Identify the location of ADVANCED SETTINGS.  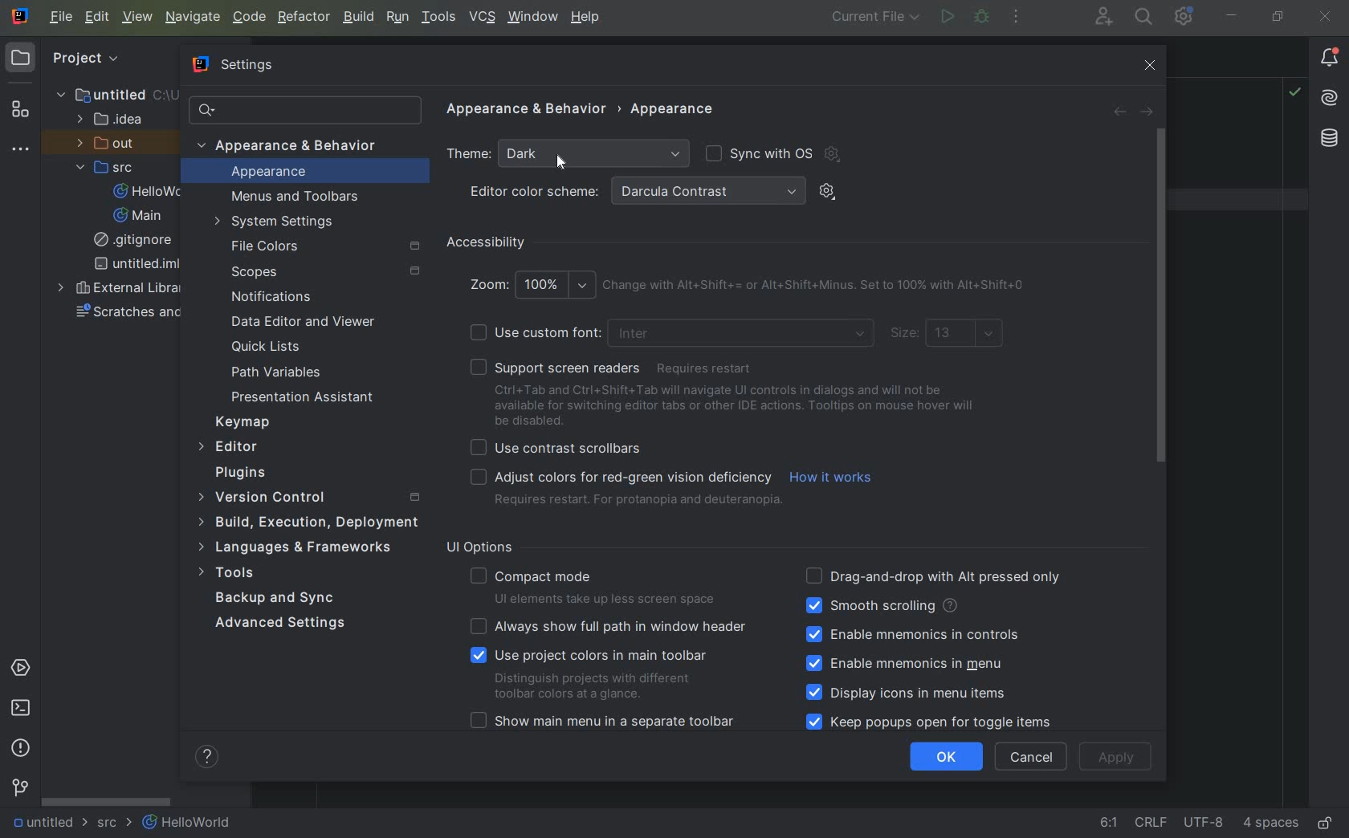
(279, 626).